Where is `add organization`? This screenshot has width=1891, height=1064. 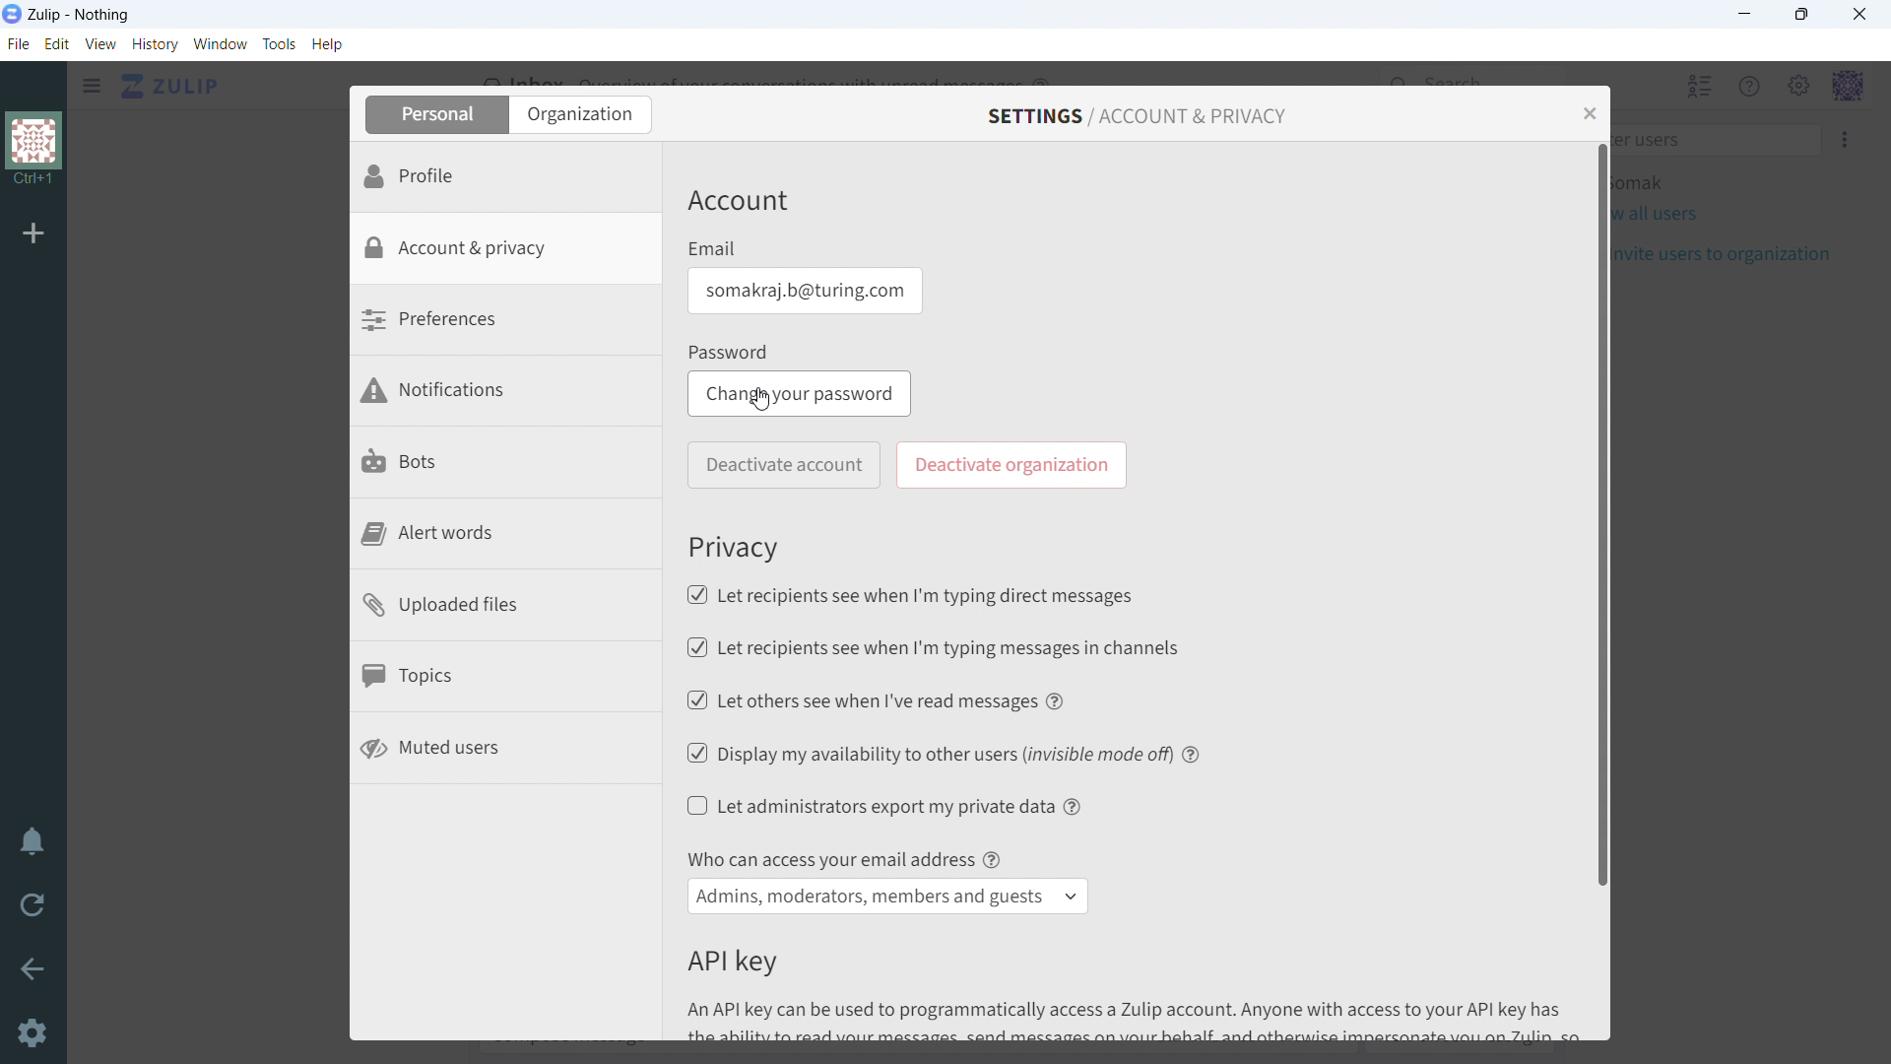
add organization is located at coordinates (33, 232).